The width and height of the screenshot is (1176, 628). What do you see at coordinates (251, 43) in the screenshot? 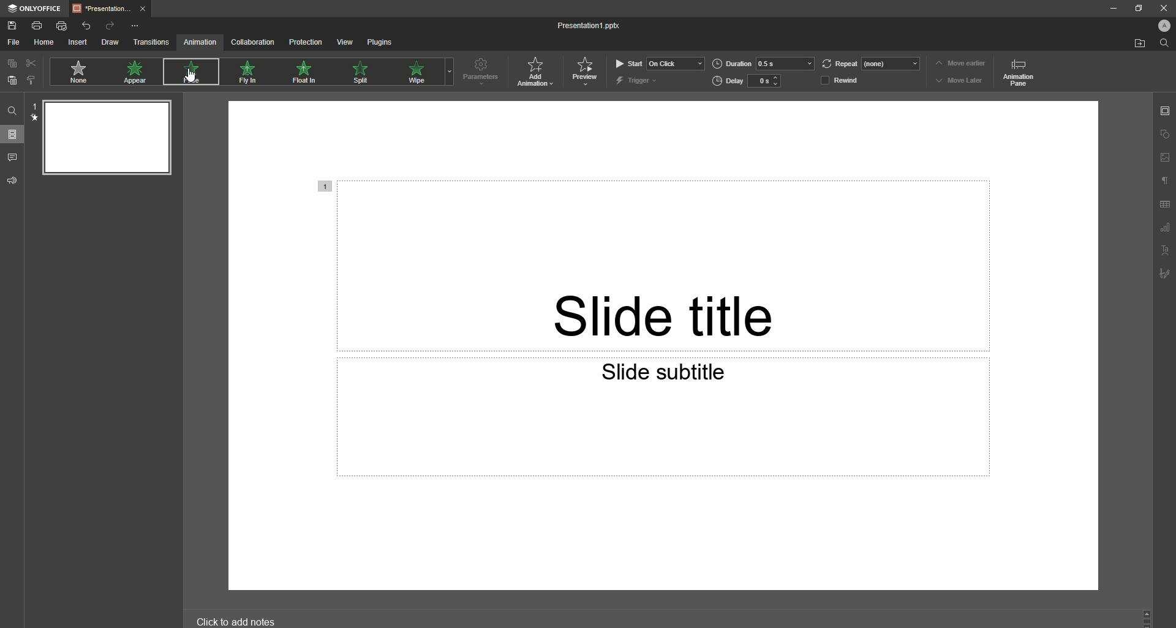
I see `Collaboration` at bounding box center [251, 43].